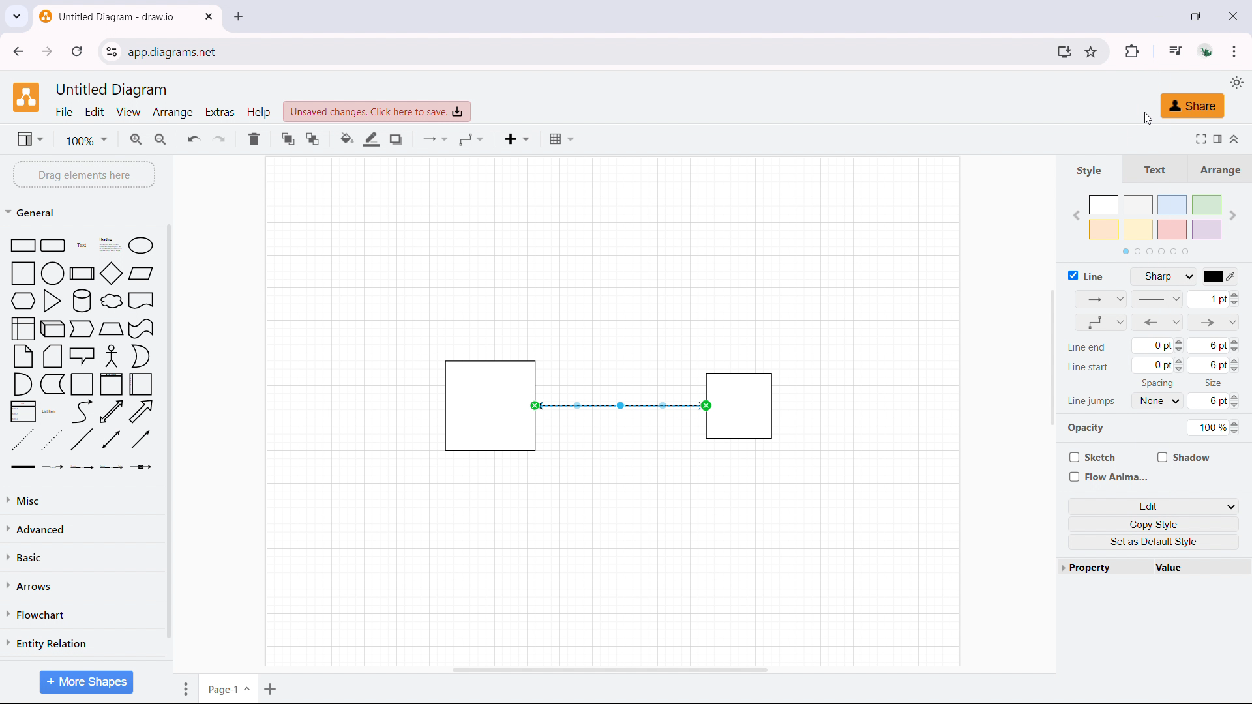 This screenshot has width=1252, height=704. I want to click on connector changed, so click(619, 406).